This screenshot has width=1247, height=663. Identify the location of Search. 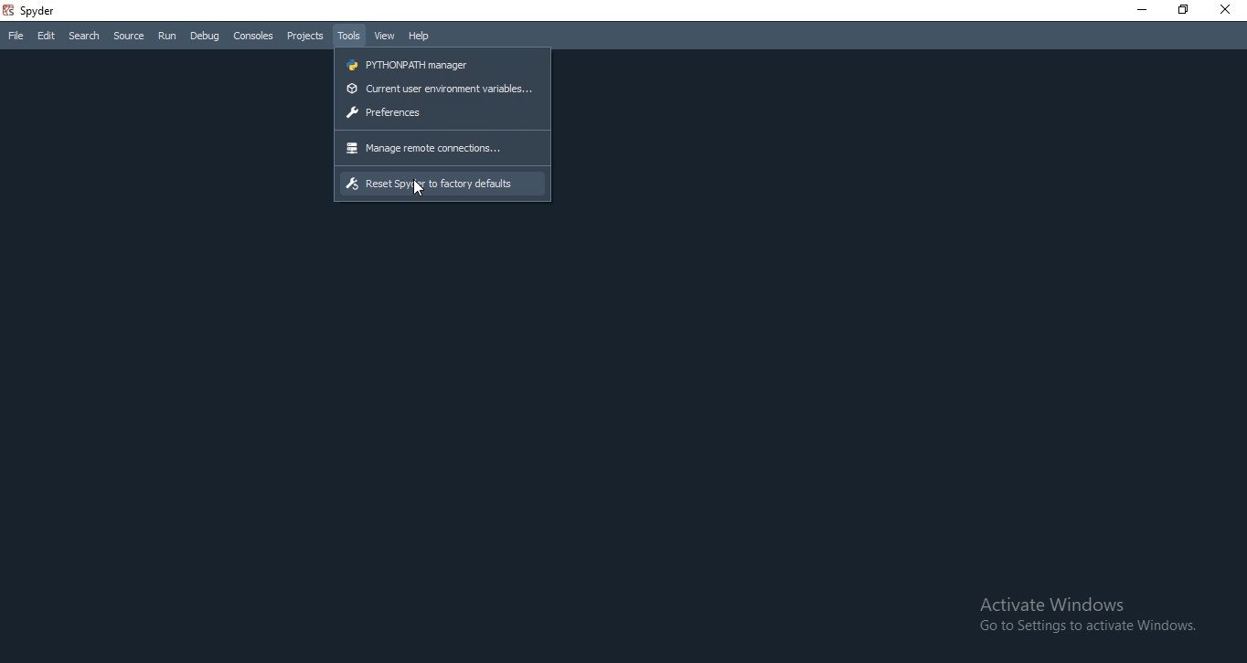
(85, 34).